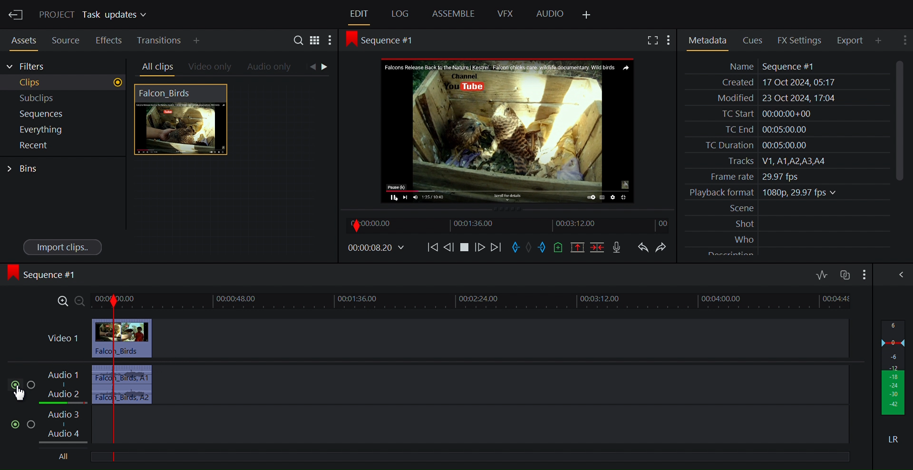  I want to click on All clips, so click(156, 67).